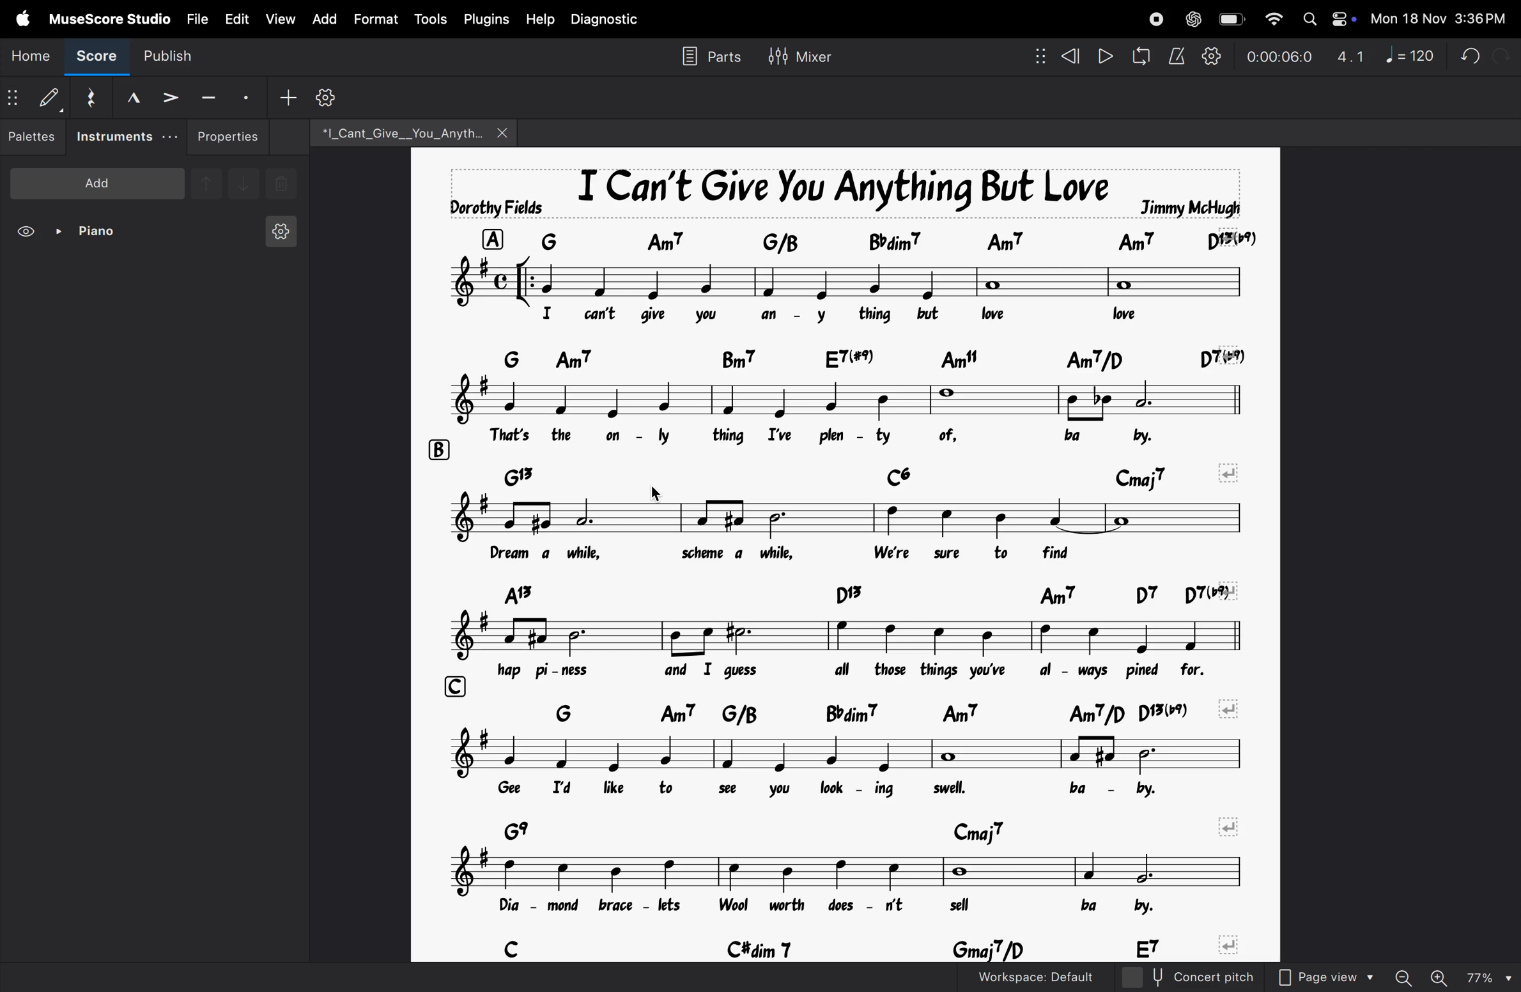  I want to click on file name, so click(406, 130).